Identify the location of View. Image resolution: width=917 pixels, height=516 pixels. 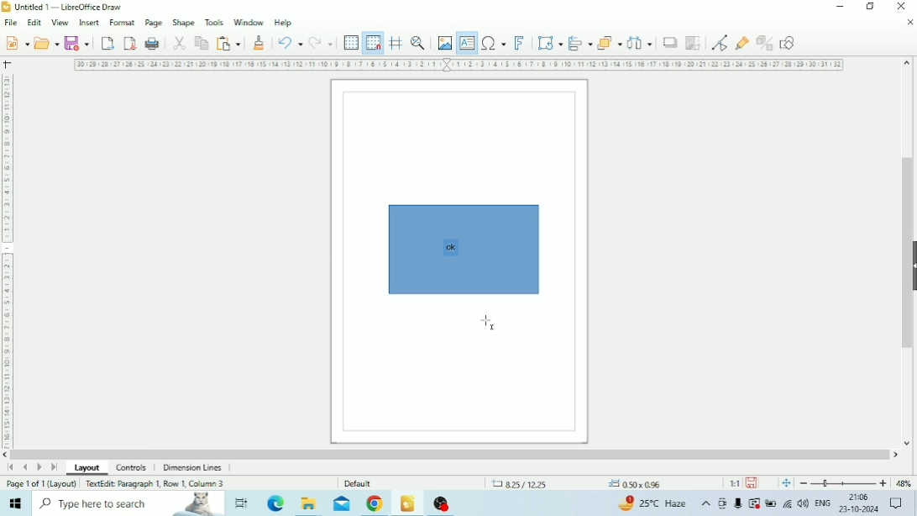
(60, 23).